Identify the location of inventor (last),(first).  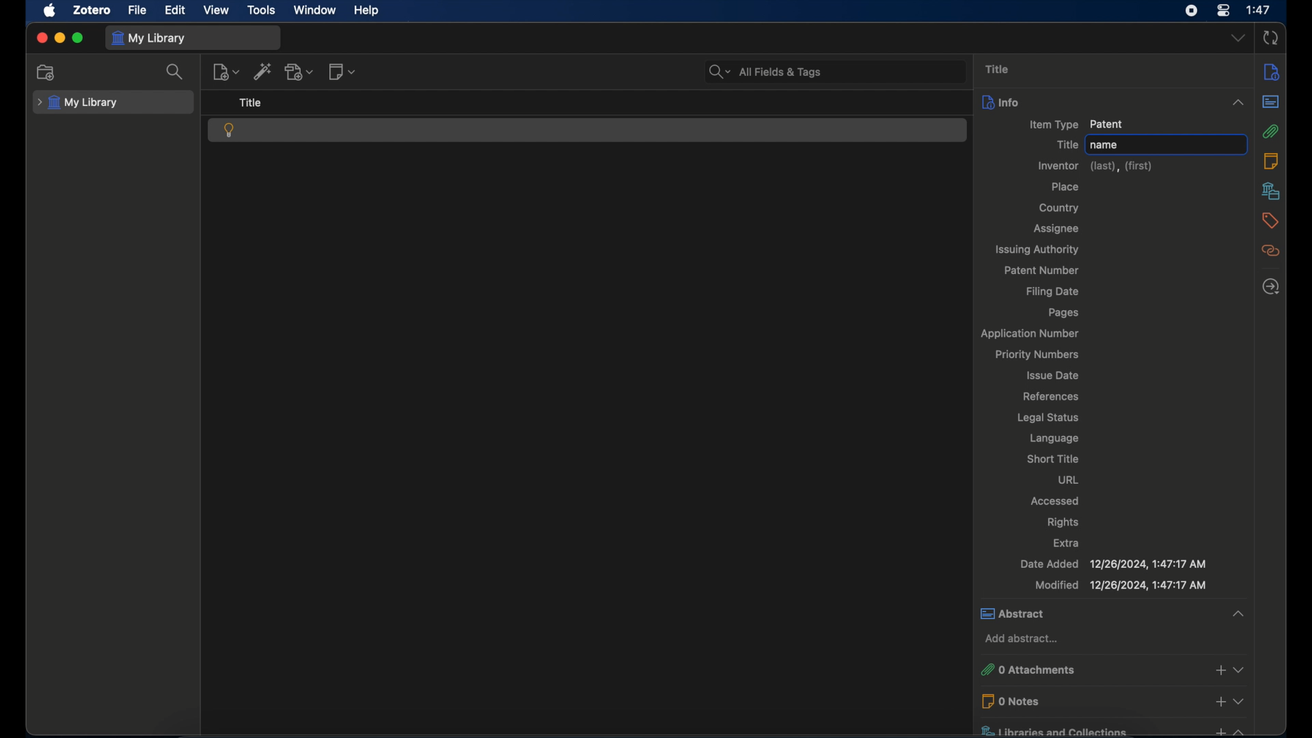
(1095, 166).